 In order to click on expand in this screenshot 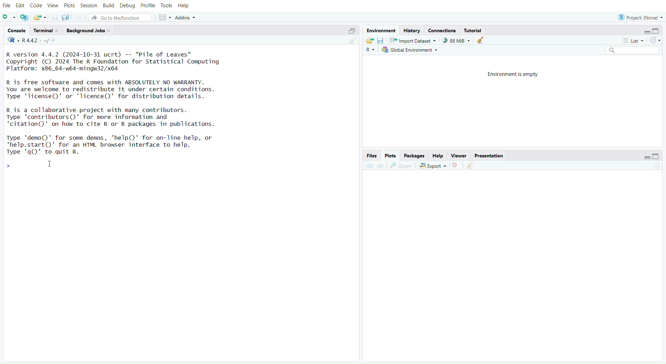, I will do `click(646, 32)`.